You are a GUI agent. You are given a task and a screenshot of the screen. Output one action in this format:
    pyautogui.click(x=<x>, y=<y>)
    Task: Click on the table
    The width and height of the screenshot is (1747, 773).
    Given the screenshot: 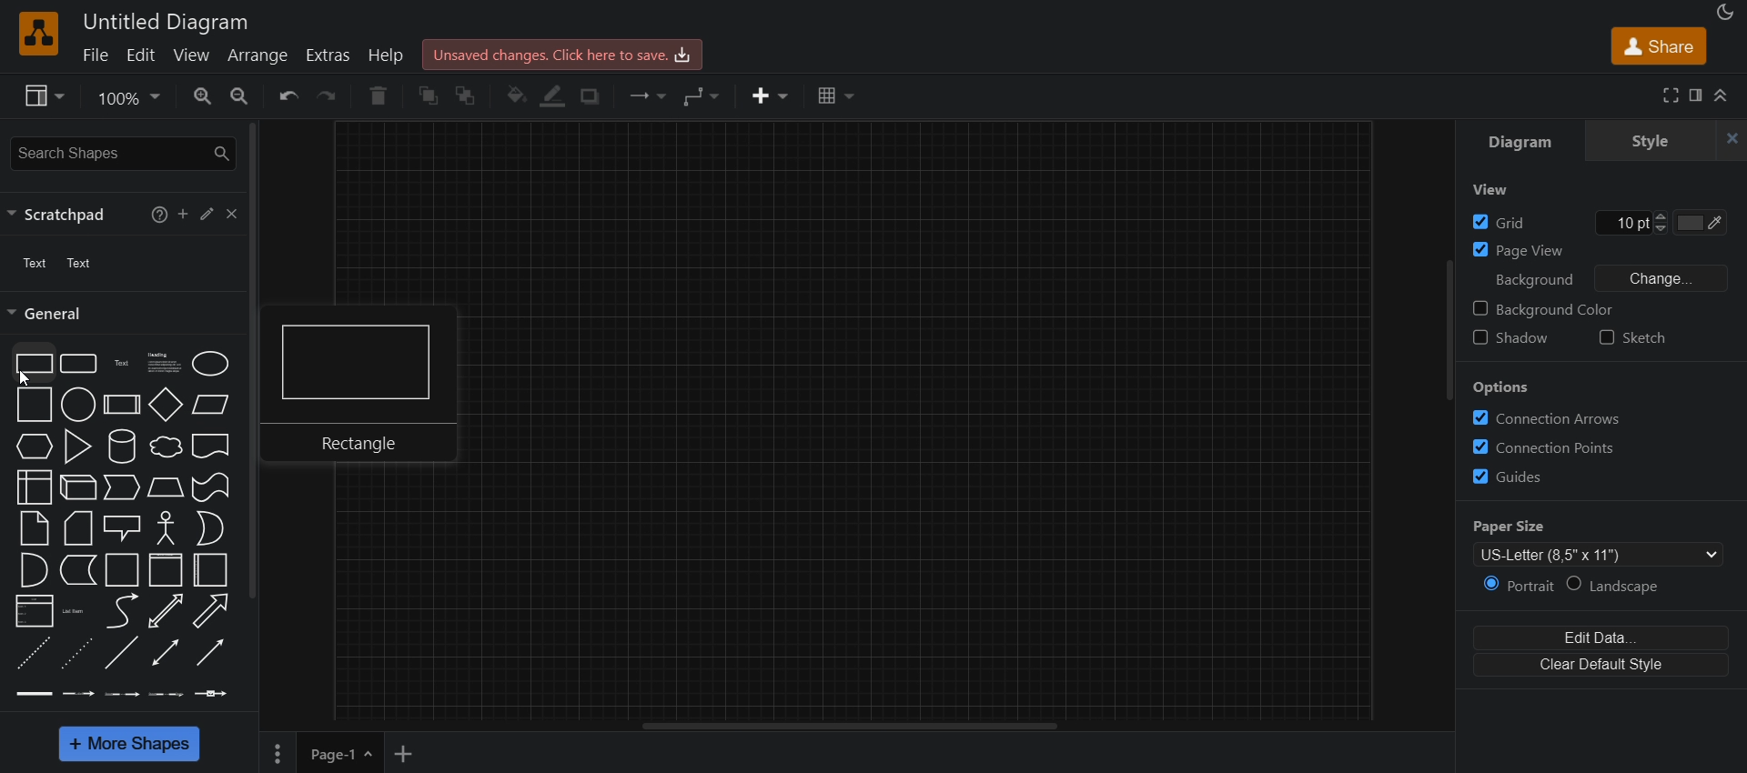 What is the action you would take?
    pyautogui.click(x=838, y=95)
    